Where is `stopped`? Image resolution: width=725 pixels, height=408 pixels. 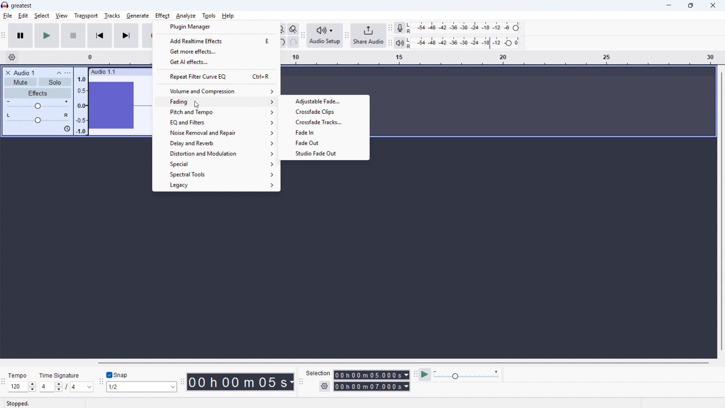 stopped is located at coordinates (18, 404).